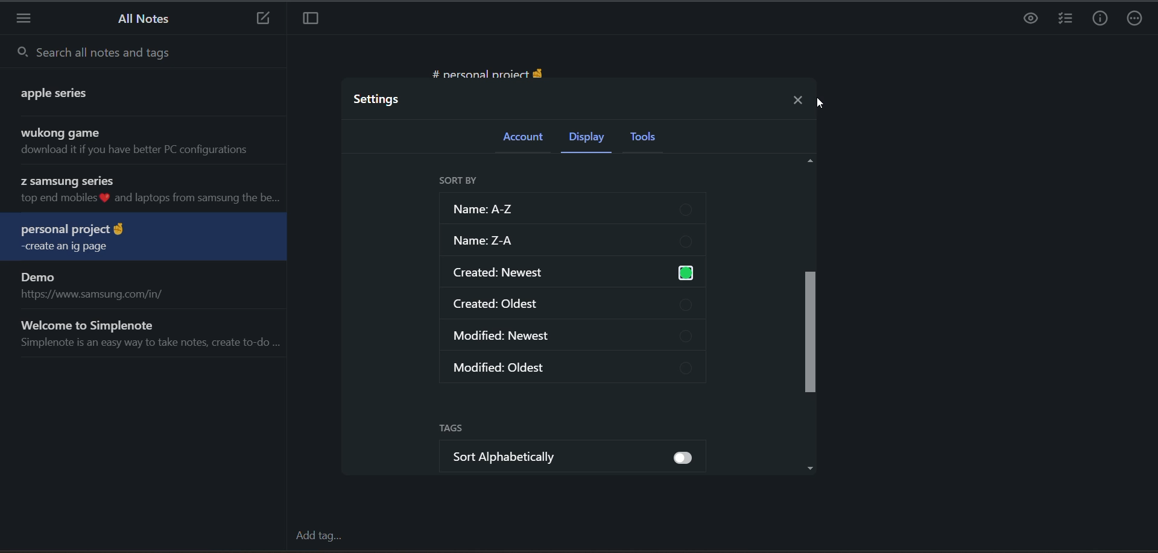 Image resolution: width=1158 pixels, height=553 pixels. What do you see at coordinates (458, 428) in the screenshot?
I see `tags` at bounding box center [458, 428].